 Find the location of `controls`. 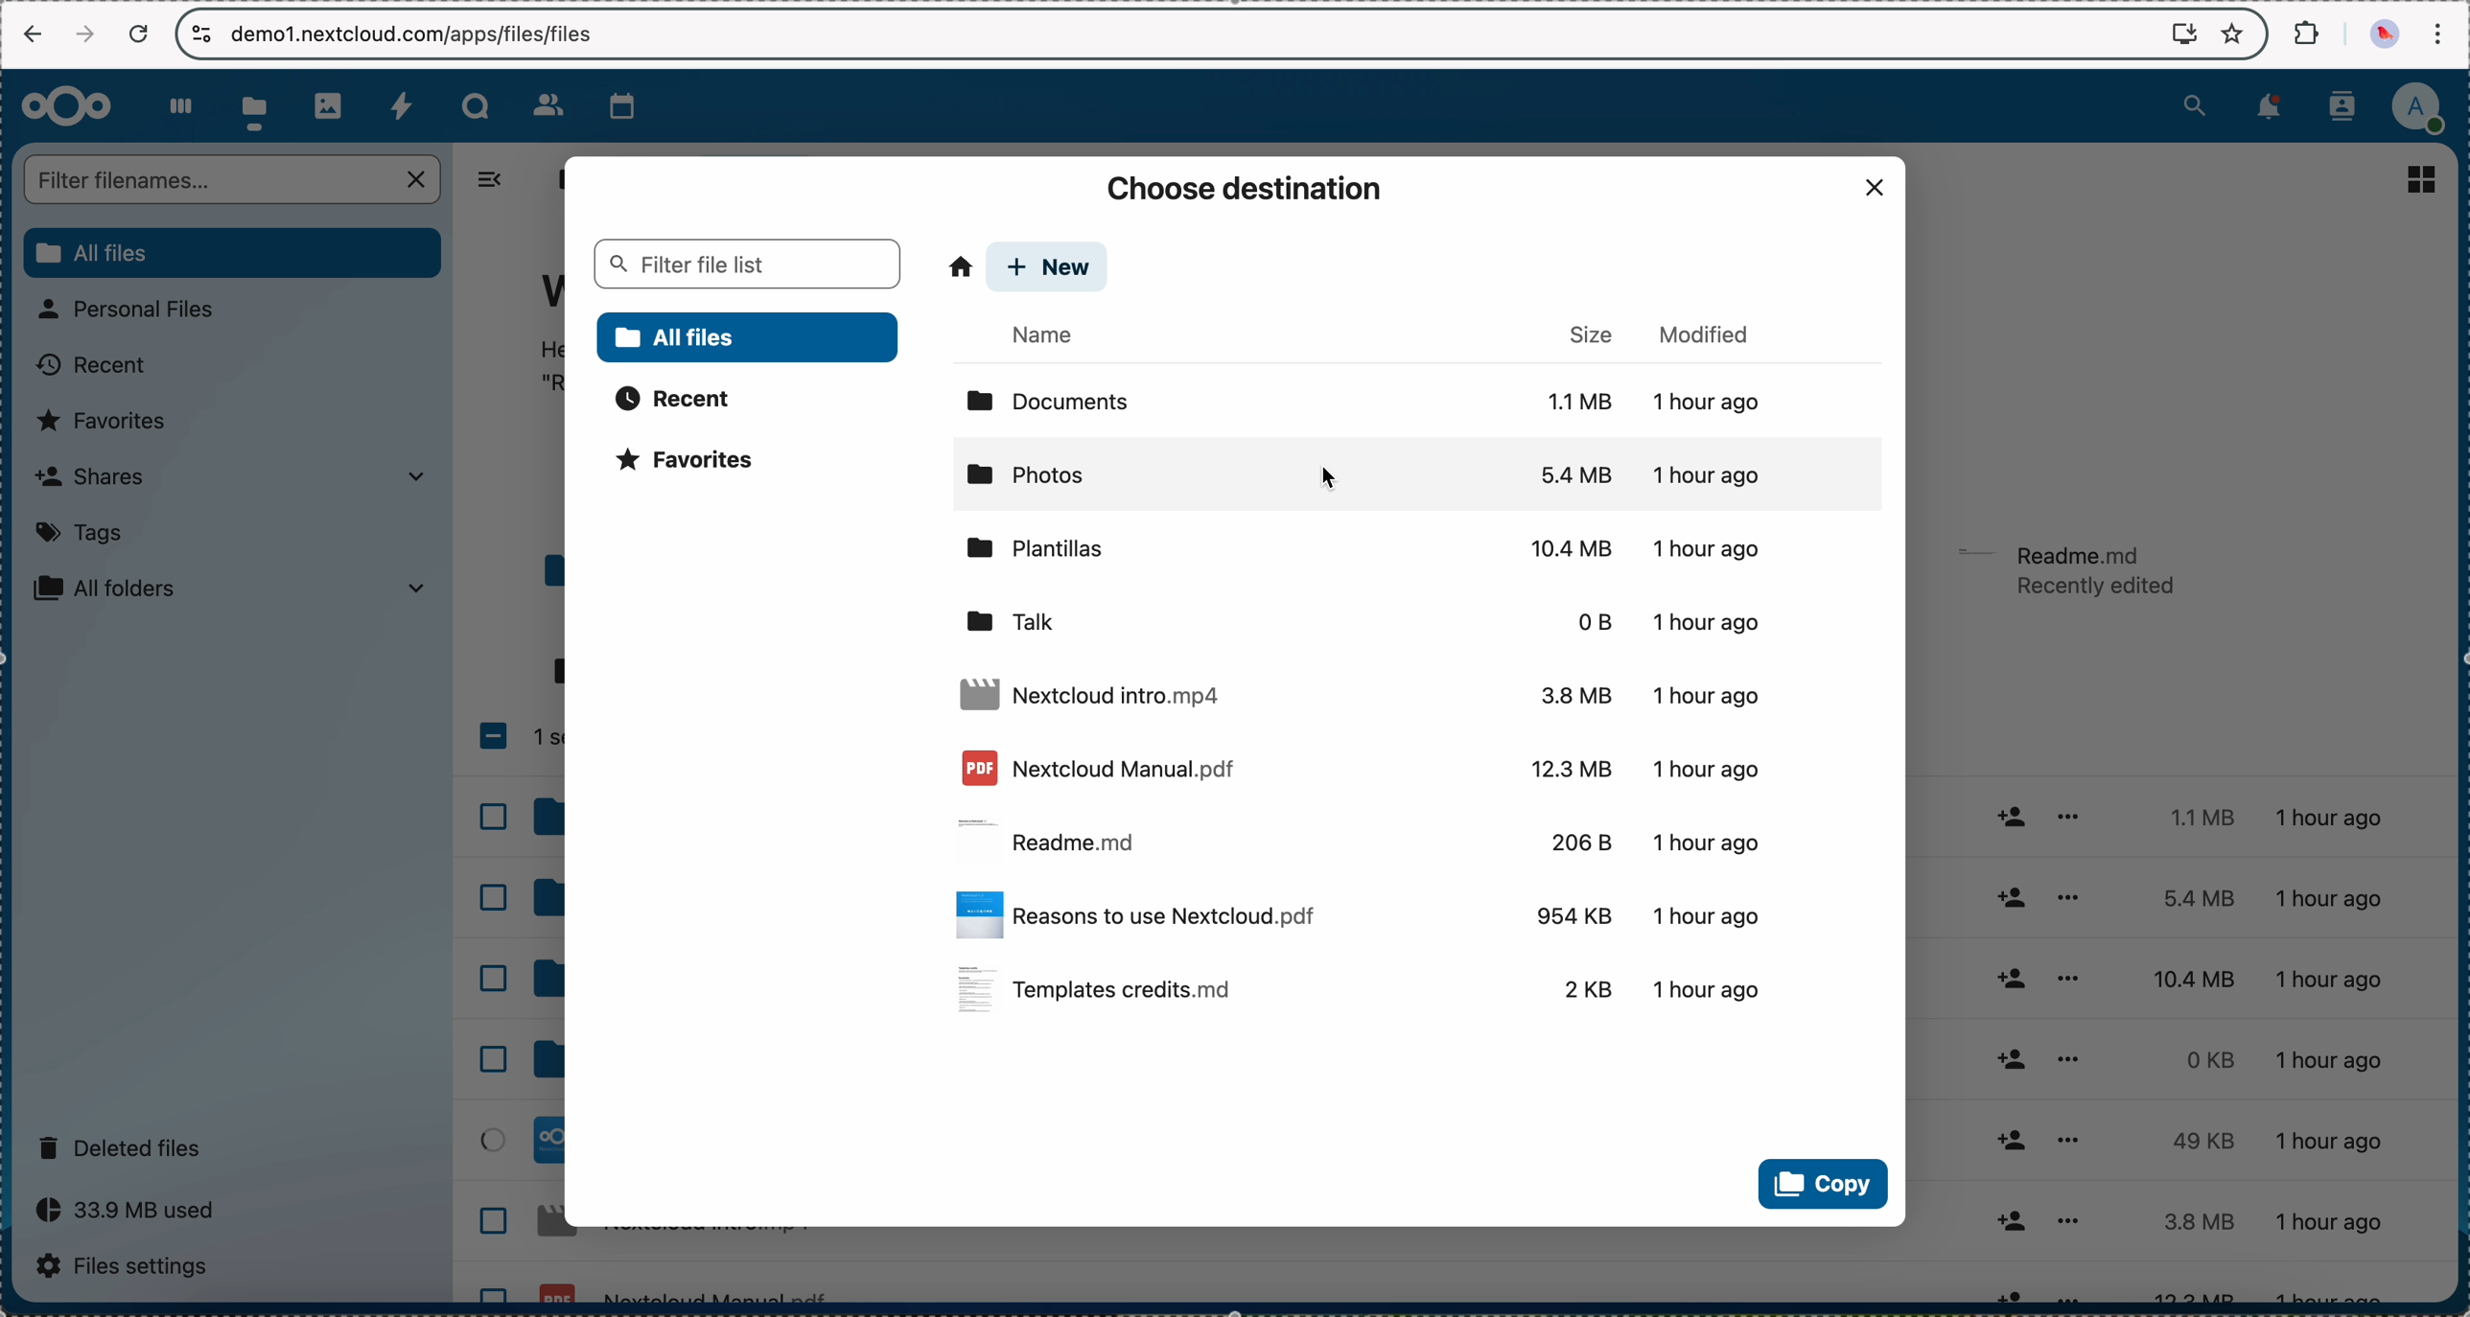

controls is located at coordinates (202, 35).